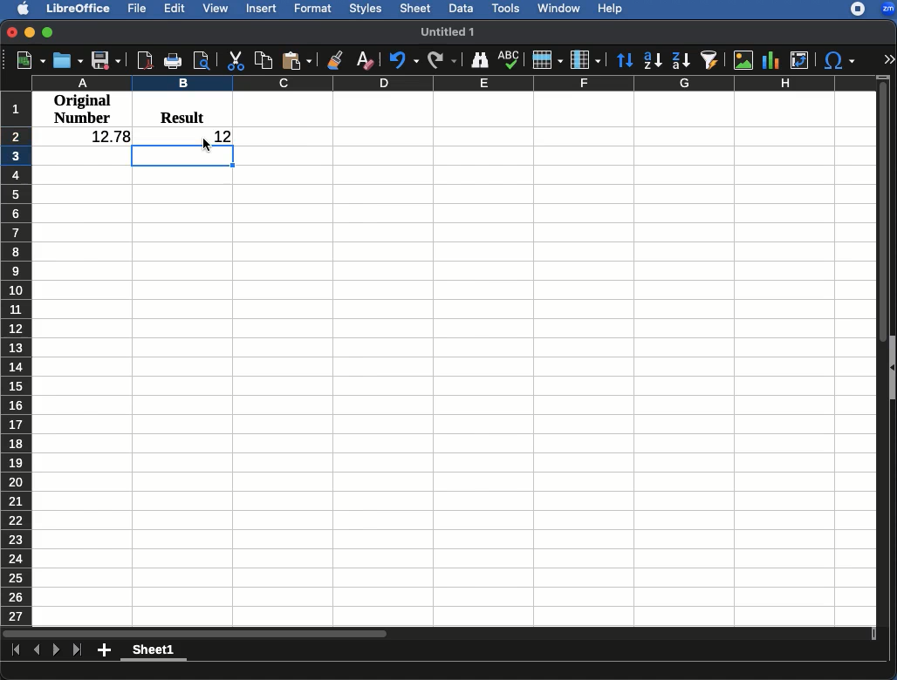 The width and height of the screenshot is (897, 680). Describe the element at coordinates (154, 651) in the screenshot. I see `Sheet 1` at that location.